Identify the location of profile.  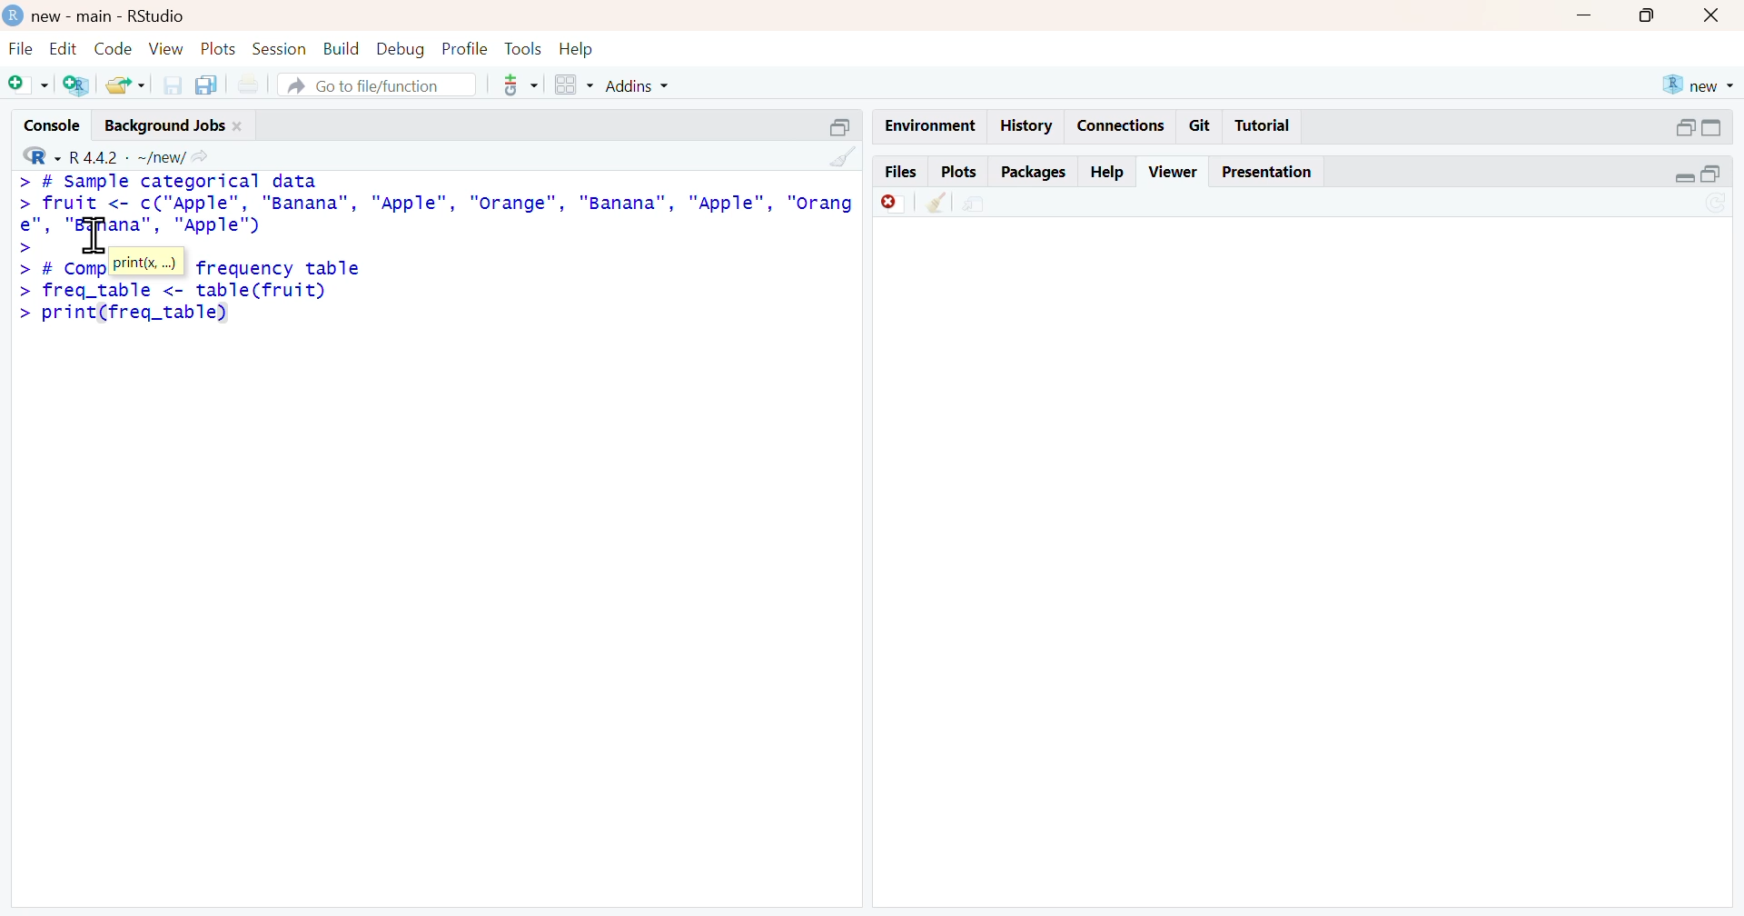
(464, 48).